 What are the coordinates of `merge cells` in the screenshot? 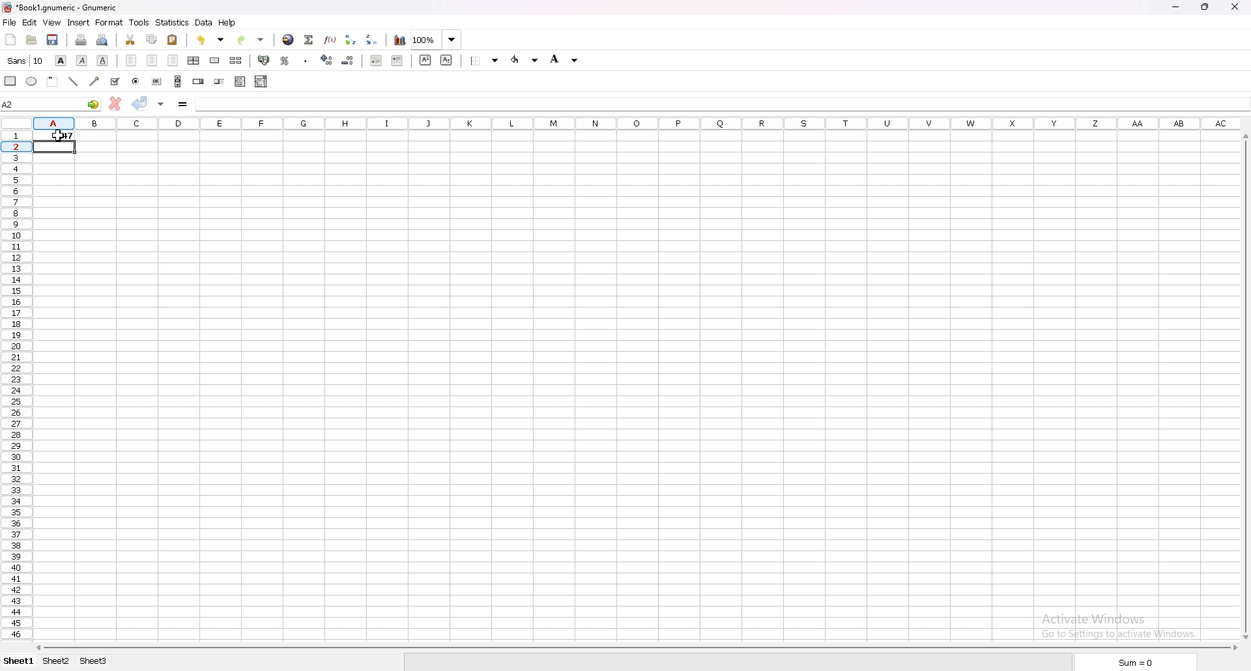 It's located at (216, 61).